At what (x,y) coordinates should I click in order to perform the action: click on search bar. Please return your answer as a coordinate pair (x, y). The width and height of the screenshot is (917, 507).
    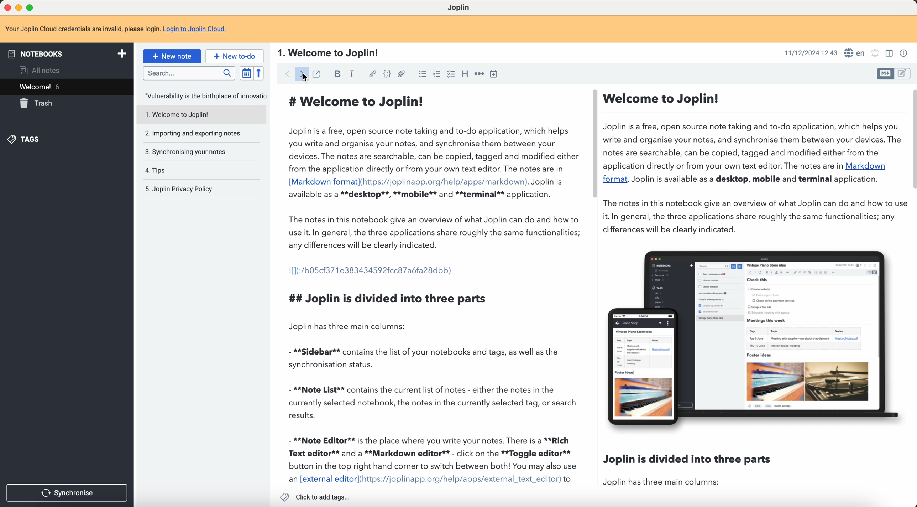
    Looking at the image, I should click on (188, 73).